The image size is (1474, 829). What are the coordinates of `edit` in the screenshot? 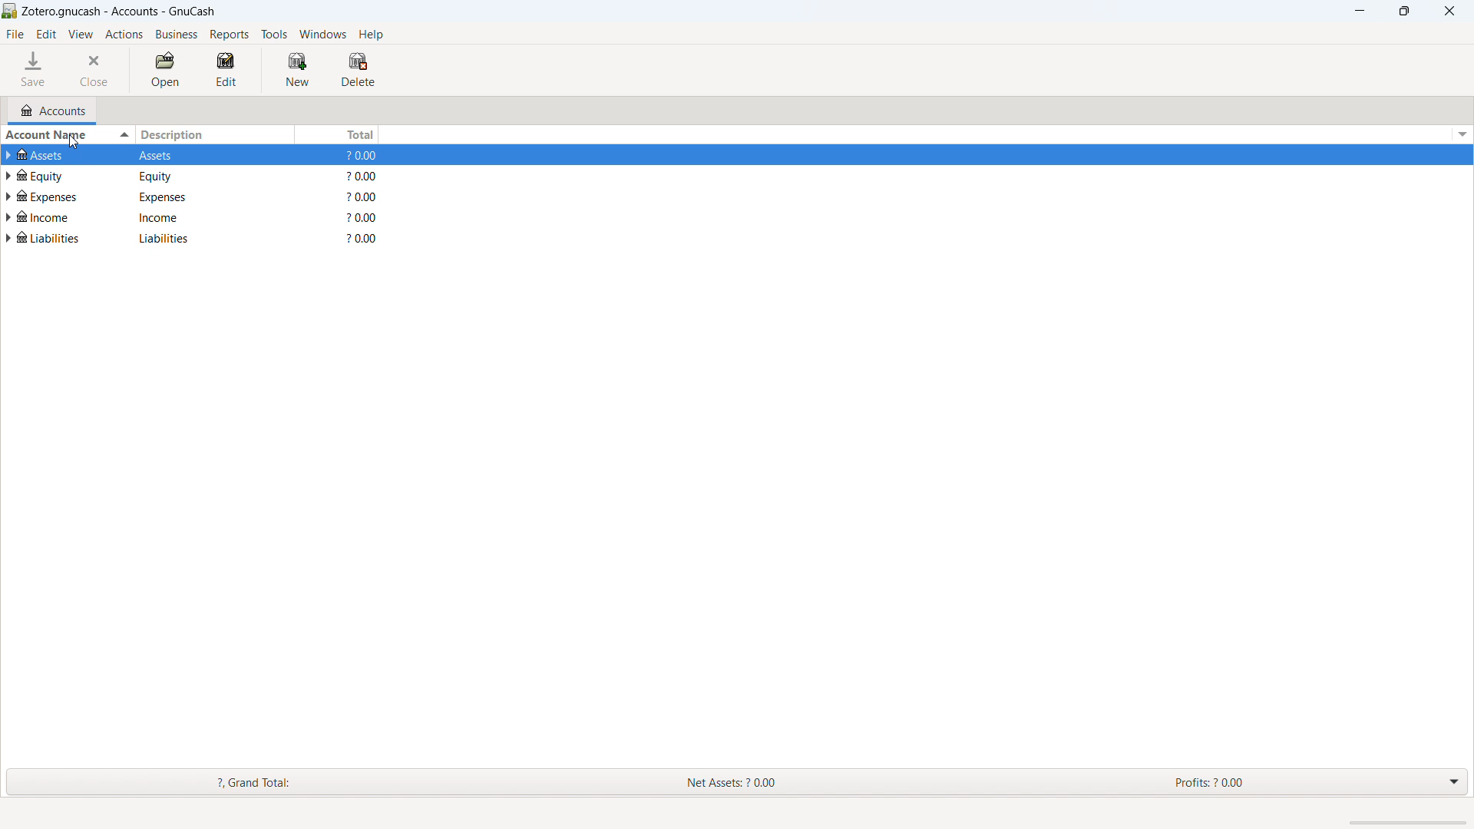 It's located at (227, 70).